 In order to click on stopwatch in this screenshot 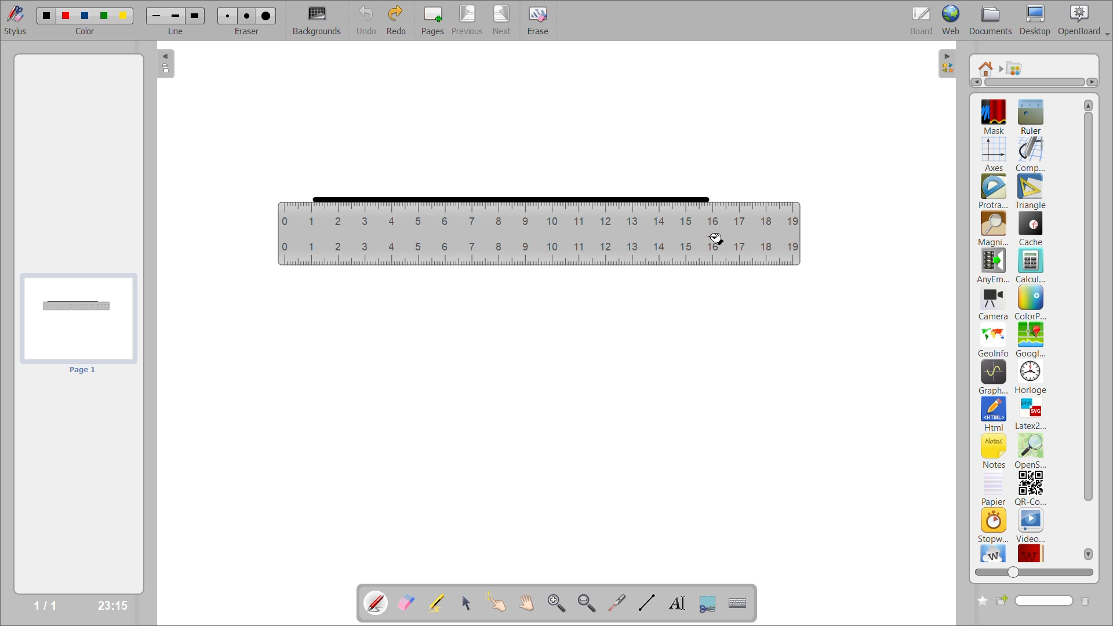, I will do `click(993, 525)`.